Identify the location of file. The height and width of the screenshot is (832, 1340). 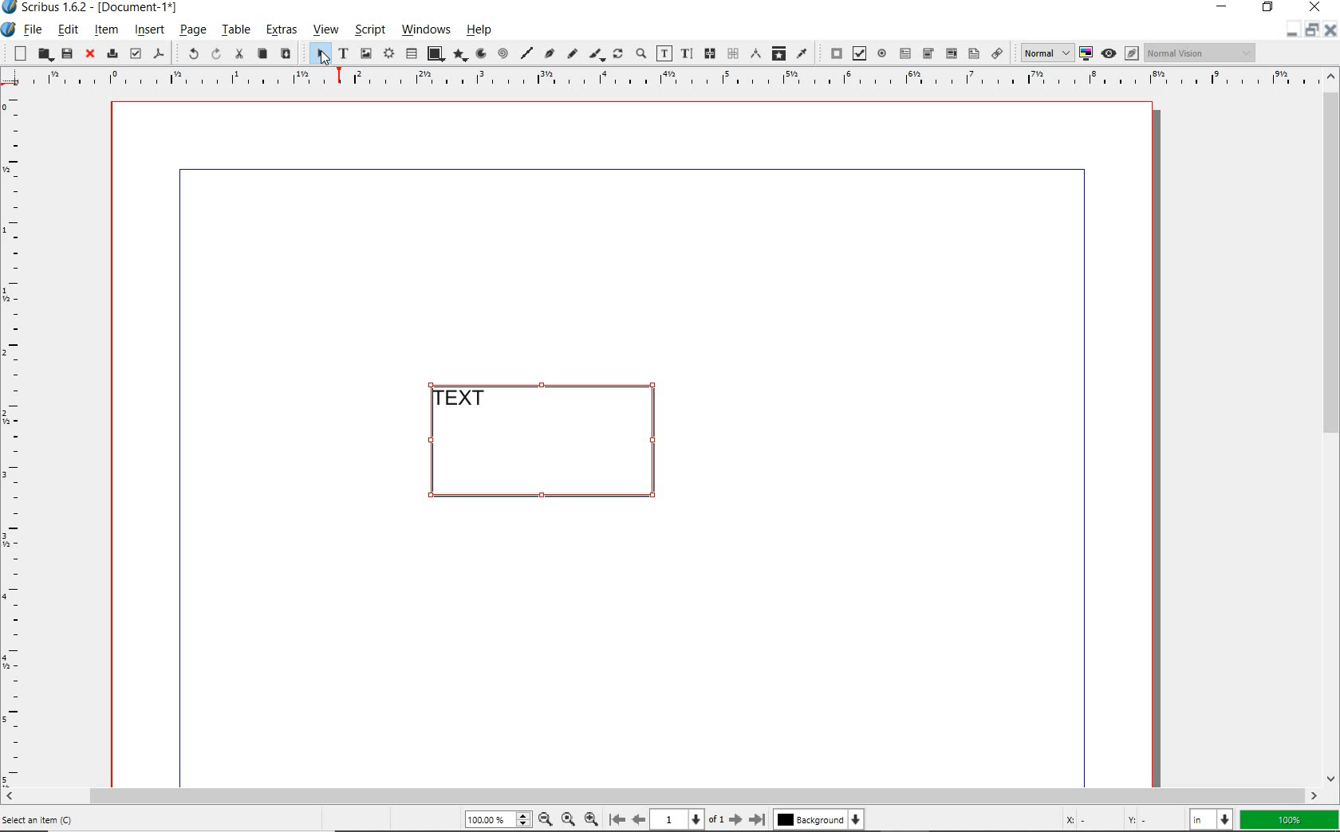
(33, 29).